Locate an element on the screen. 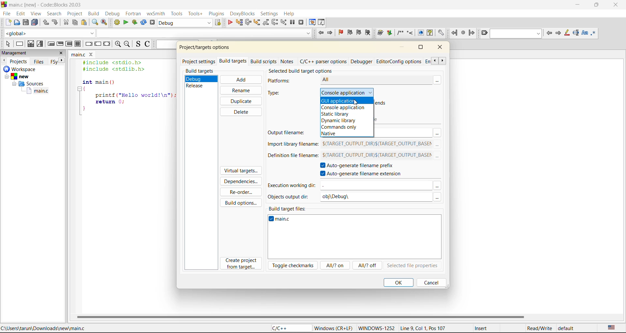 This screenshot has height=333, width=626. next is located at coordinates (360, 33).